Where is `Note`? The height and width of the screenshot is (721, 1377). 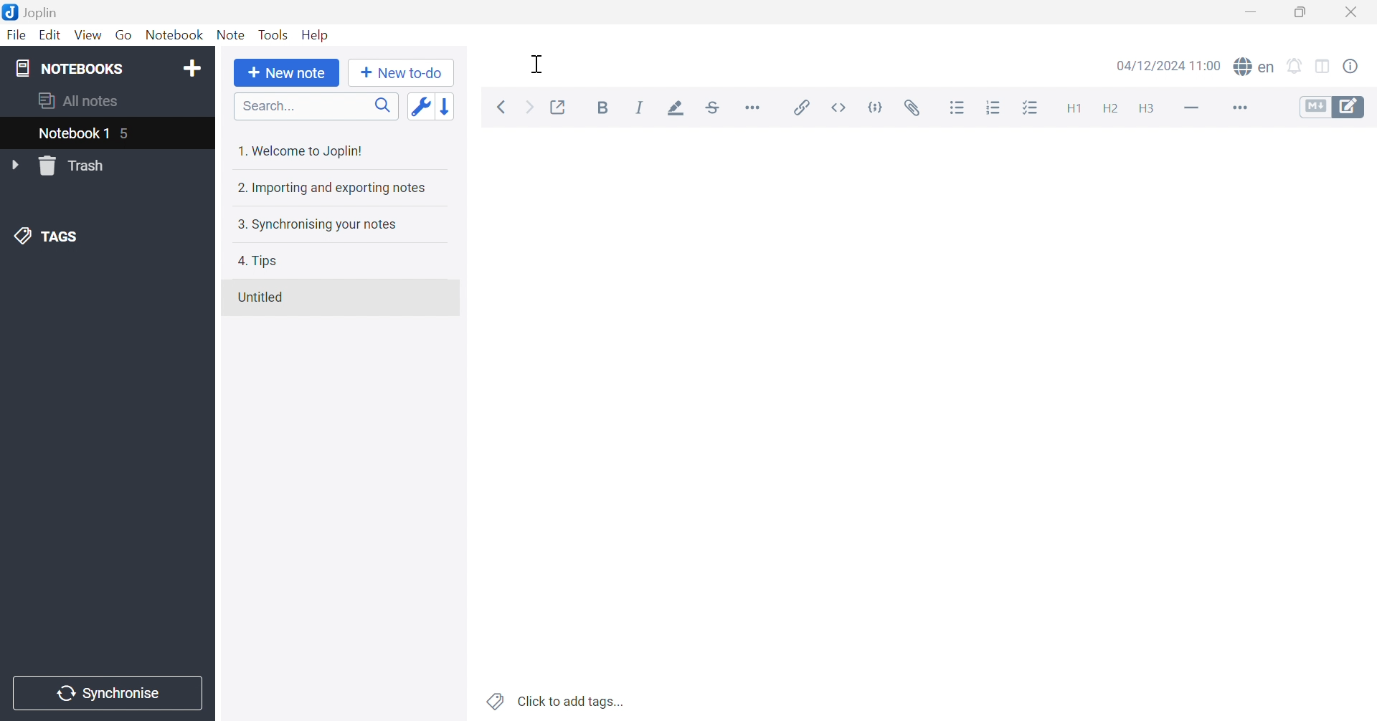 Note is located at coordinates (229, 36).